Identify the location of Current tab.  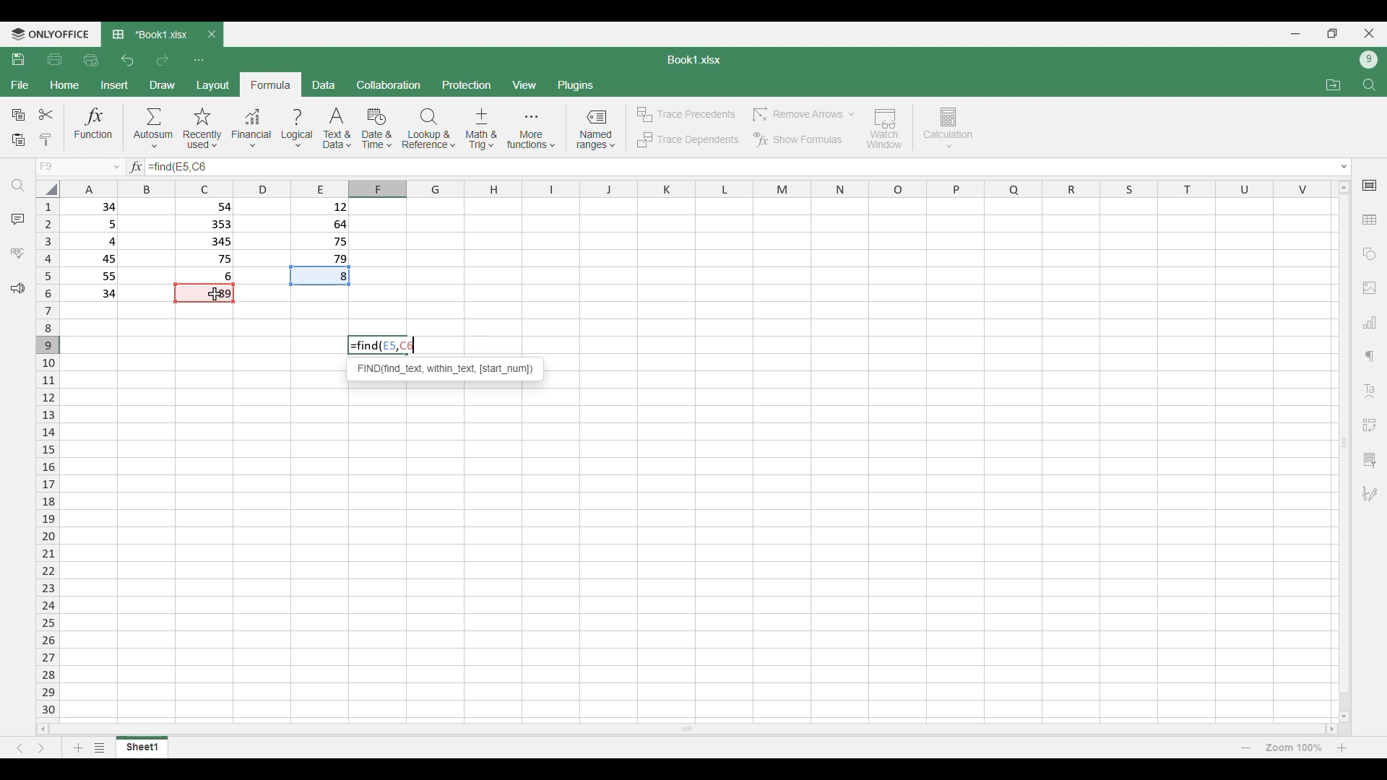
(150, 35).